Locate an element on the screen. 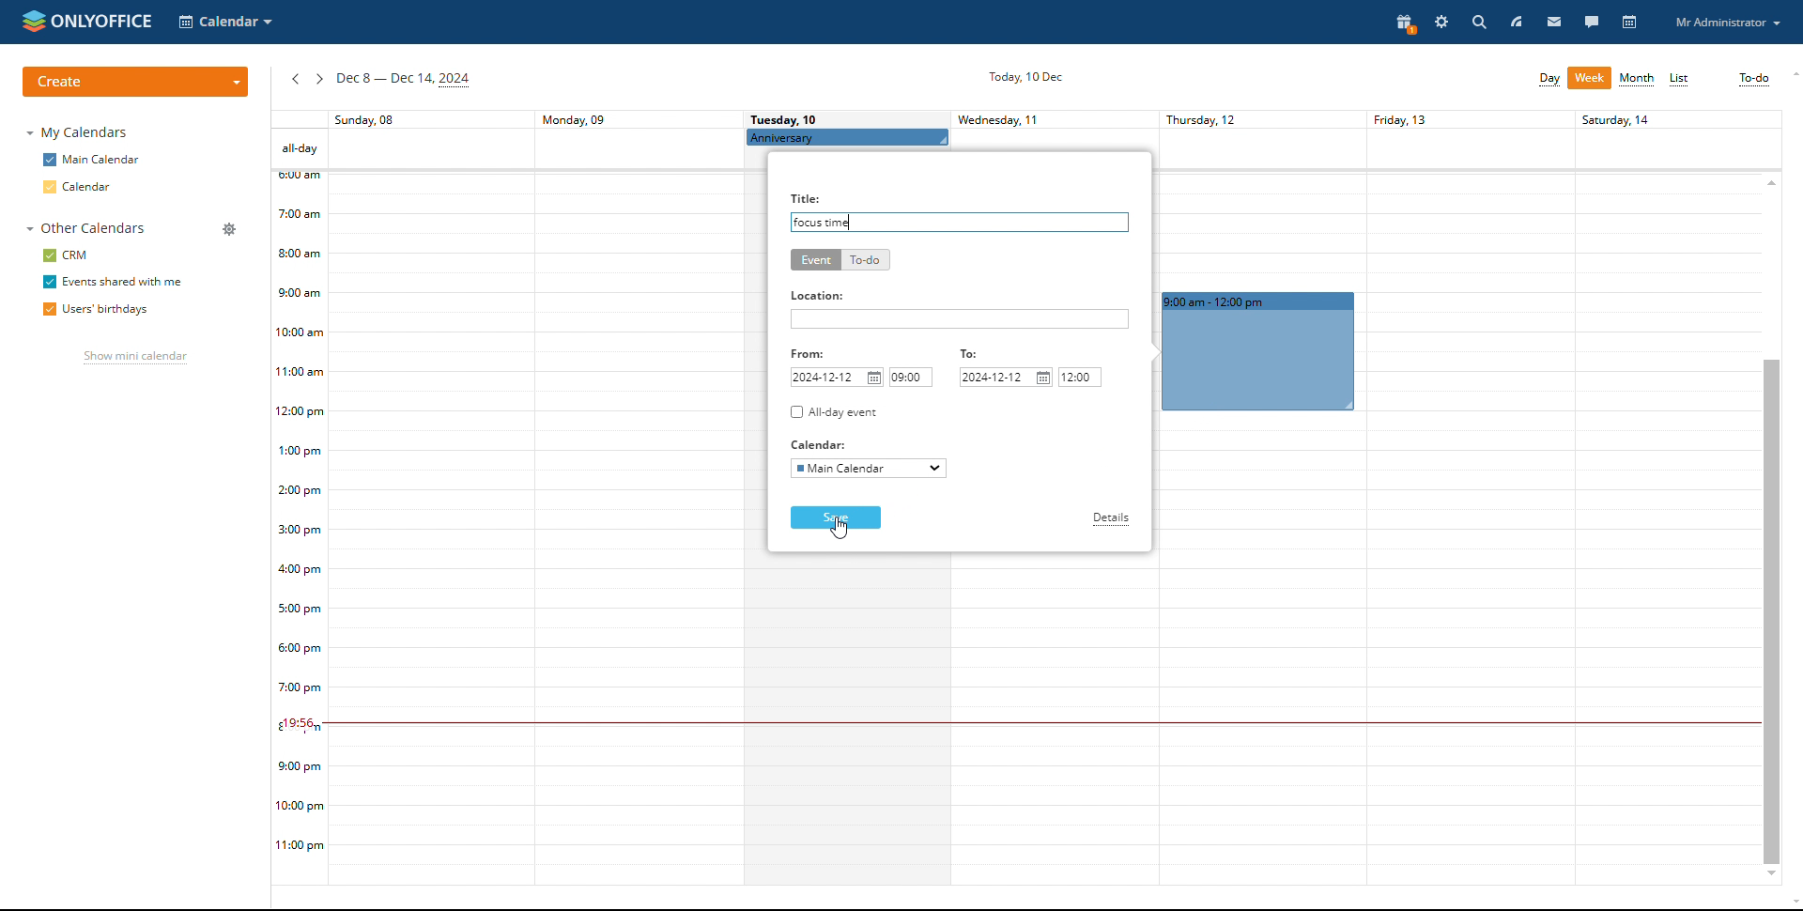 This screenshot has width=1803, height=911. all-day events is located at coordinates (299, 148).